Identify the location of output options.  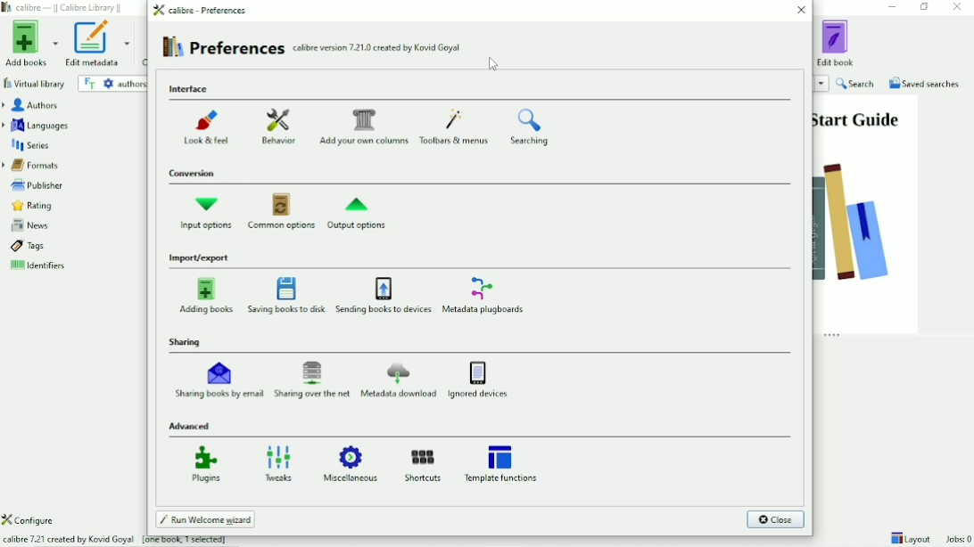
(363, 213).